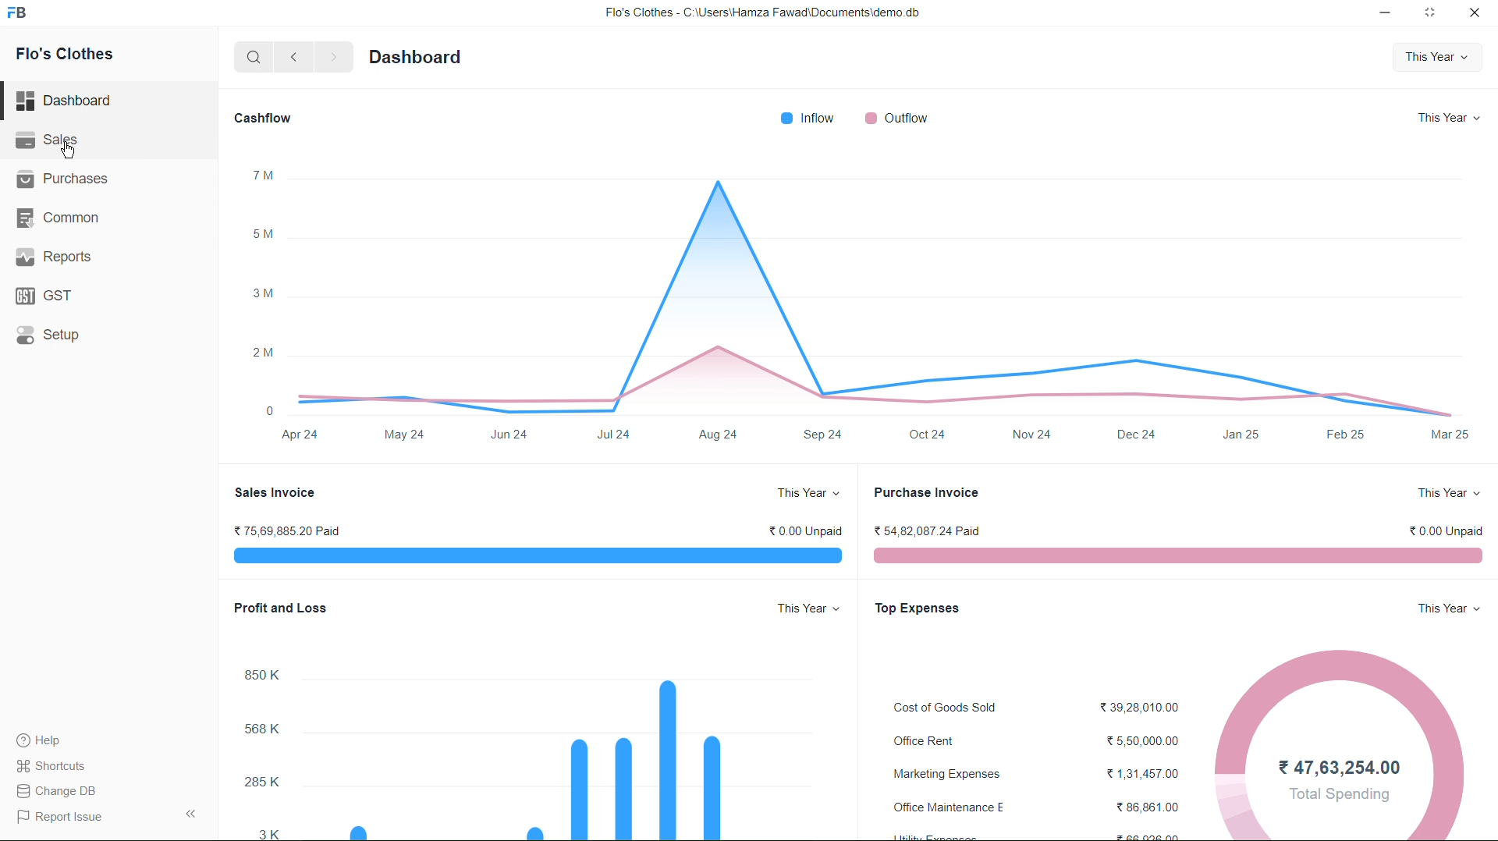  Describe the element at coordinates (282, 609) in the screenshot. I see `Profit and Loss` at that location.